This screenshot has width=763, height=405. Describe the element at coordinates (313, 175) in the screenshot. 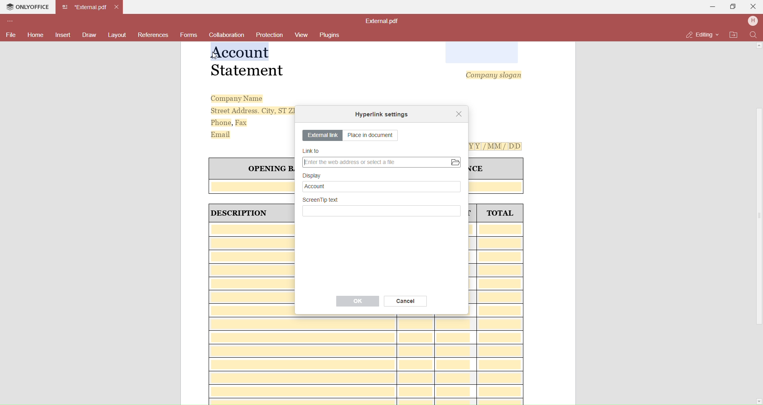

I see `Display` at that location.